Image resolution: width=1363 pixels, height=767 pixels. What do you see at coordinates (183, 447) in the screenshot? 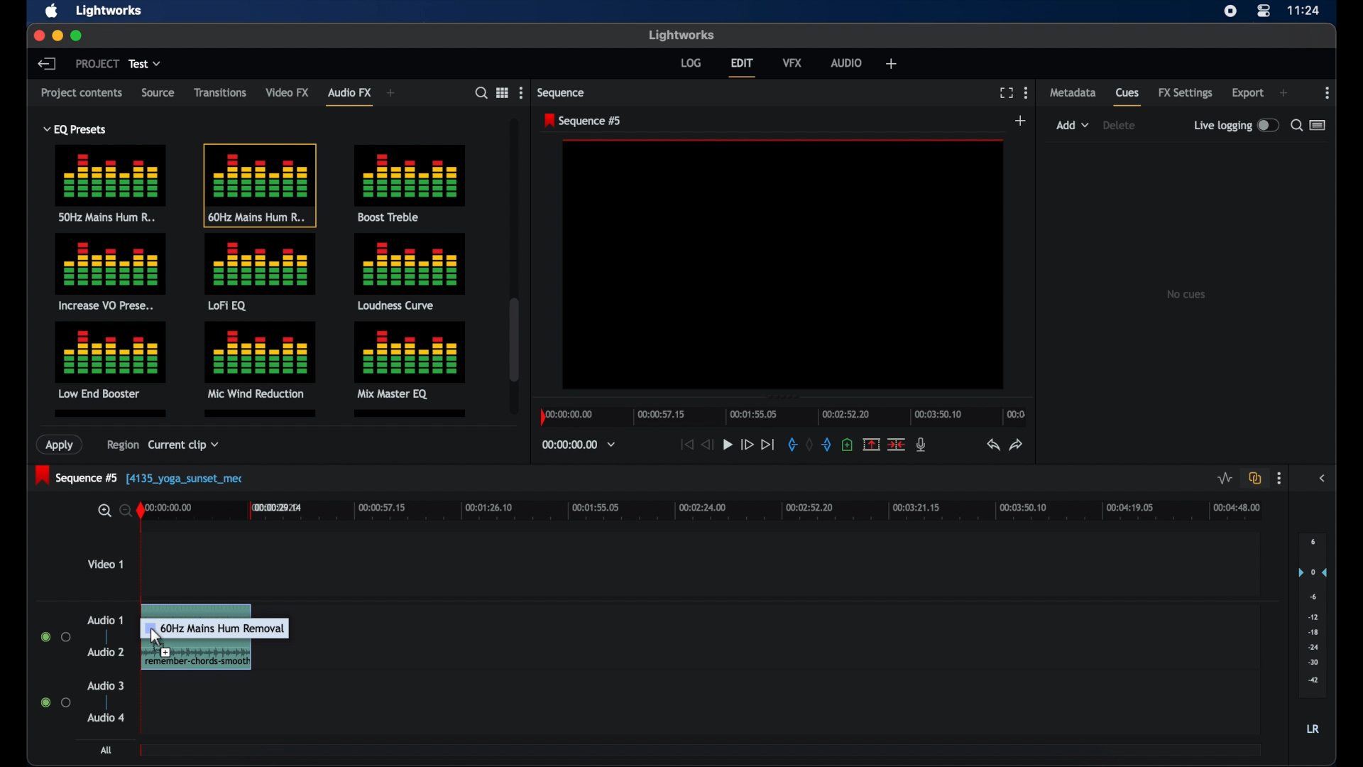
I see `current clip` at bounding box center [183, 447].